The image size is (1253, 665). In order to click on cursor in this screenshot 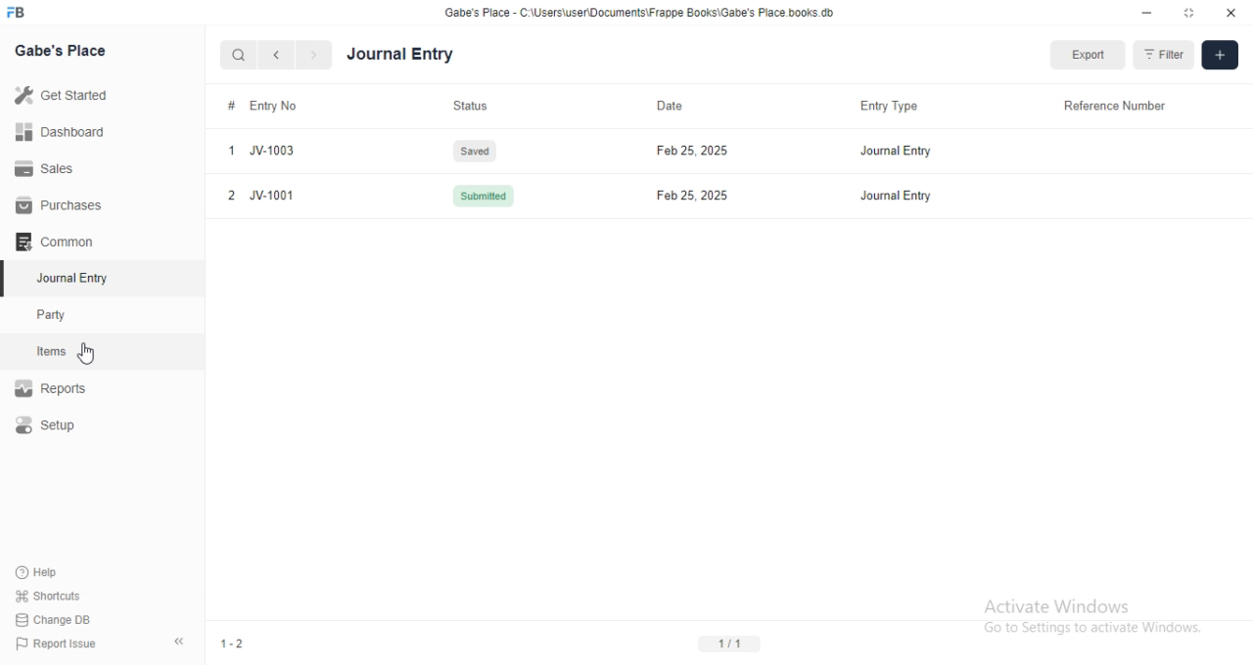, I will do `click(92, 357)`.